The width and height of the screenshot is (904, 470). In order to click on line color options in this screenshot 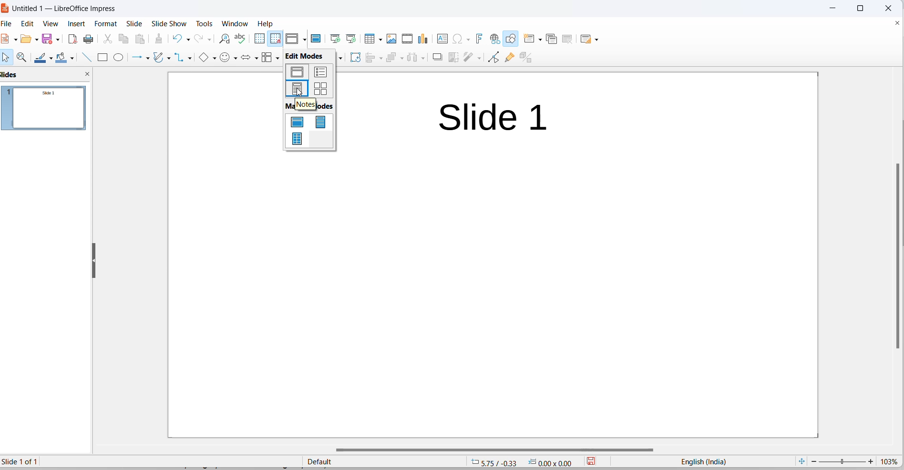, I will do `click(52, 58)`.